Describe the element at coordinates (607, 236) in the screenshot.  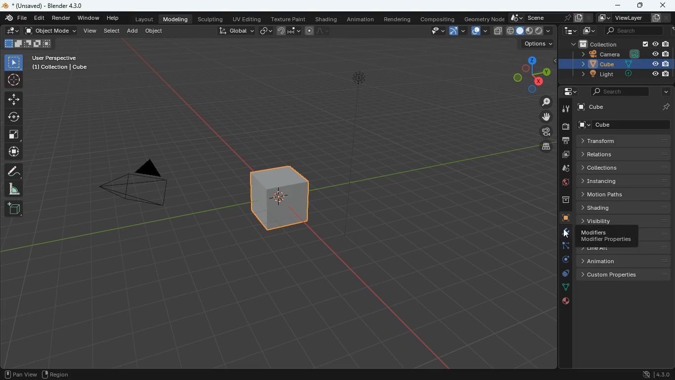
I see `modifiers` at that location.